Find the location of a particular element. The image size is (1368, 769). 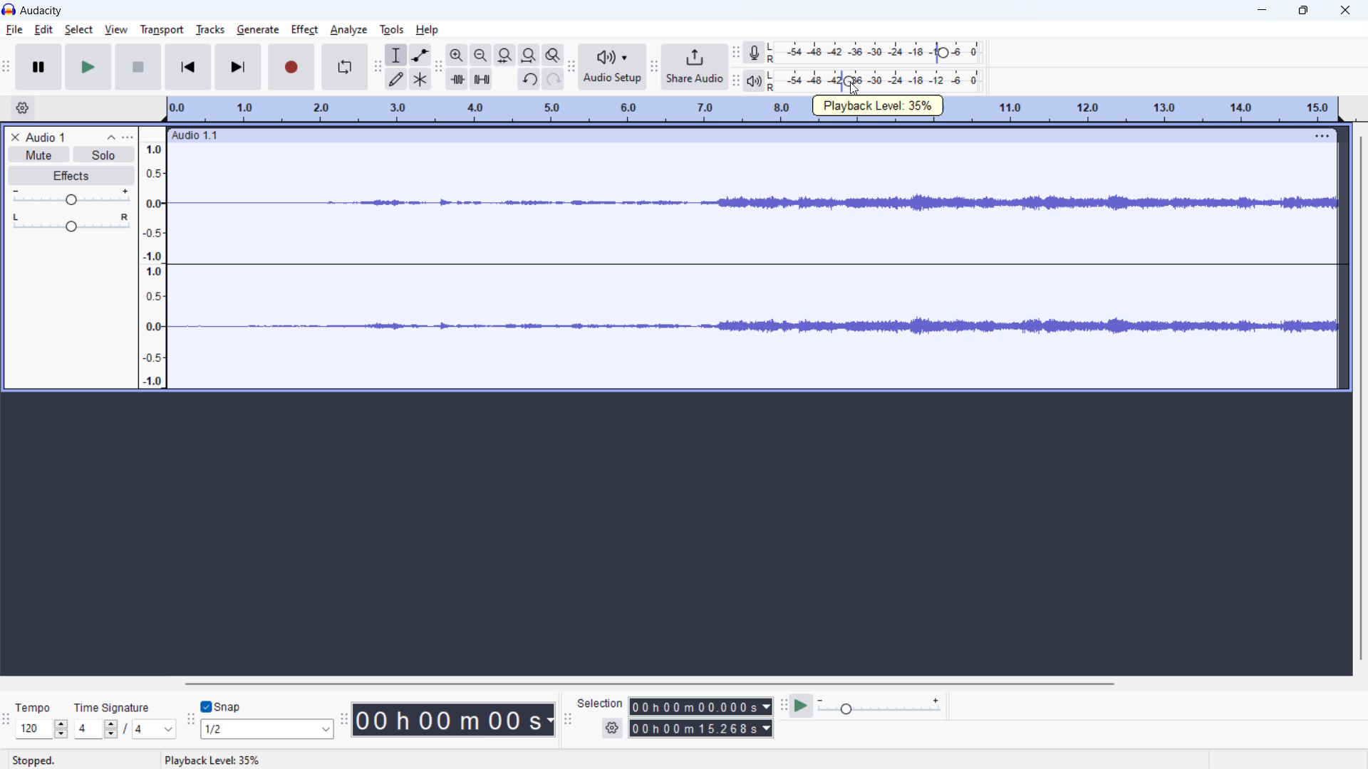

selection tool is located at coordinates (397, 54).